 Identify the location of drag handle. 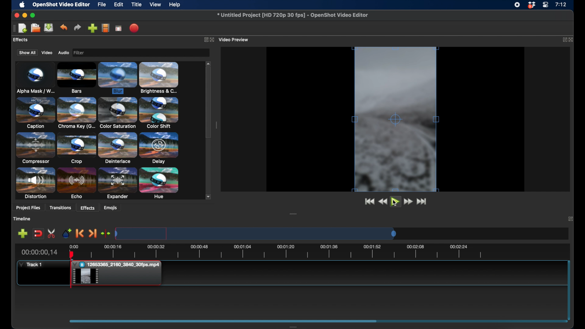
(12, 28).